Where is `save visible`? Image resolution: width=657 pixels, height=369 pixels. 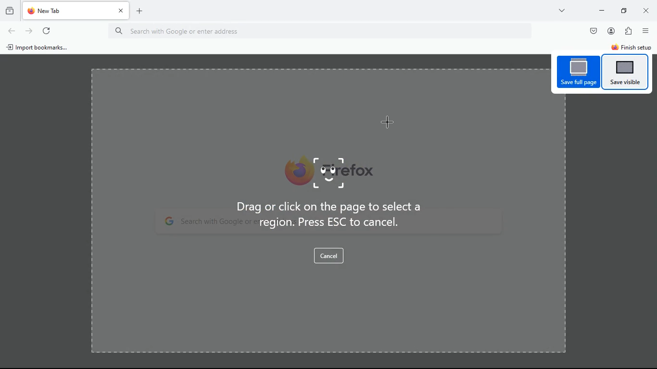 save visible is located at coordinates (626, 72).